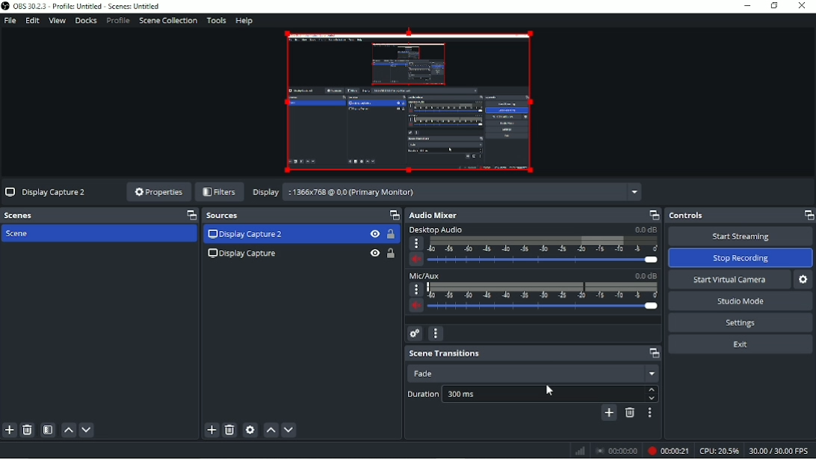 This screenshot has height=459, width=816. What do you see at coordinates (741, 258) in the screenshot?
I see `Stop recording` at bounding box center [741, 258].